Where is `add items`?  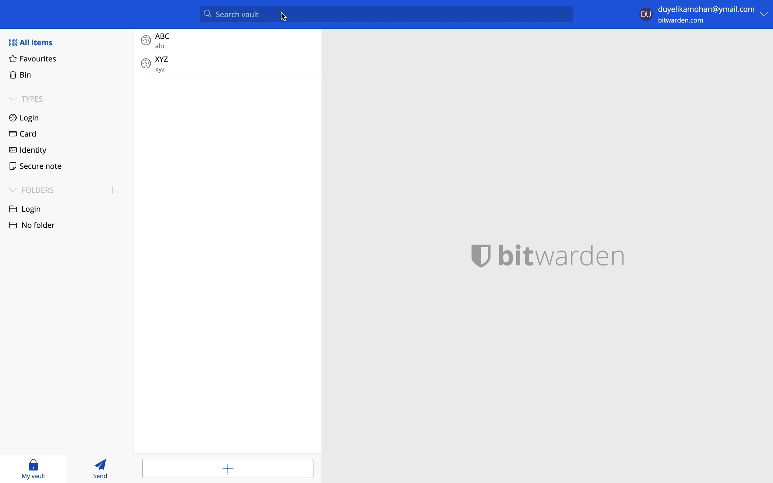 add items is located at coordinates (227, 468).